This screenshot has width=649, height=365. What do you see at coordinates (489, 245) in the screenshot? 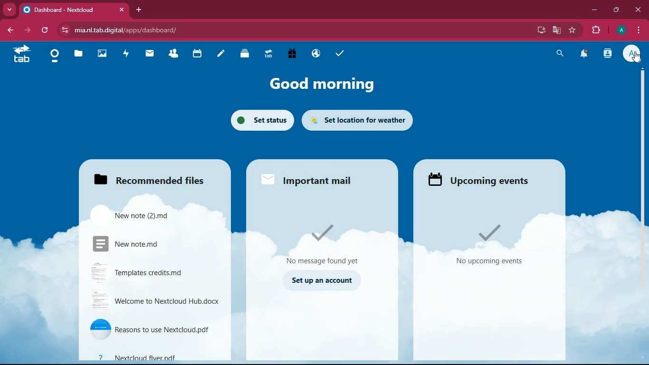
I see `events` at bounding box center [489, 245].